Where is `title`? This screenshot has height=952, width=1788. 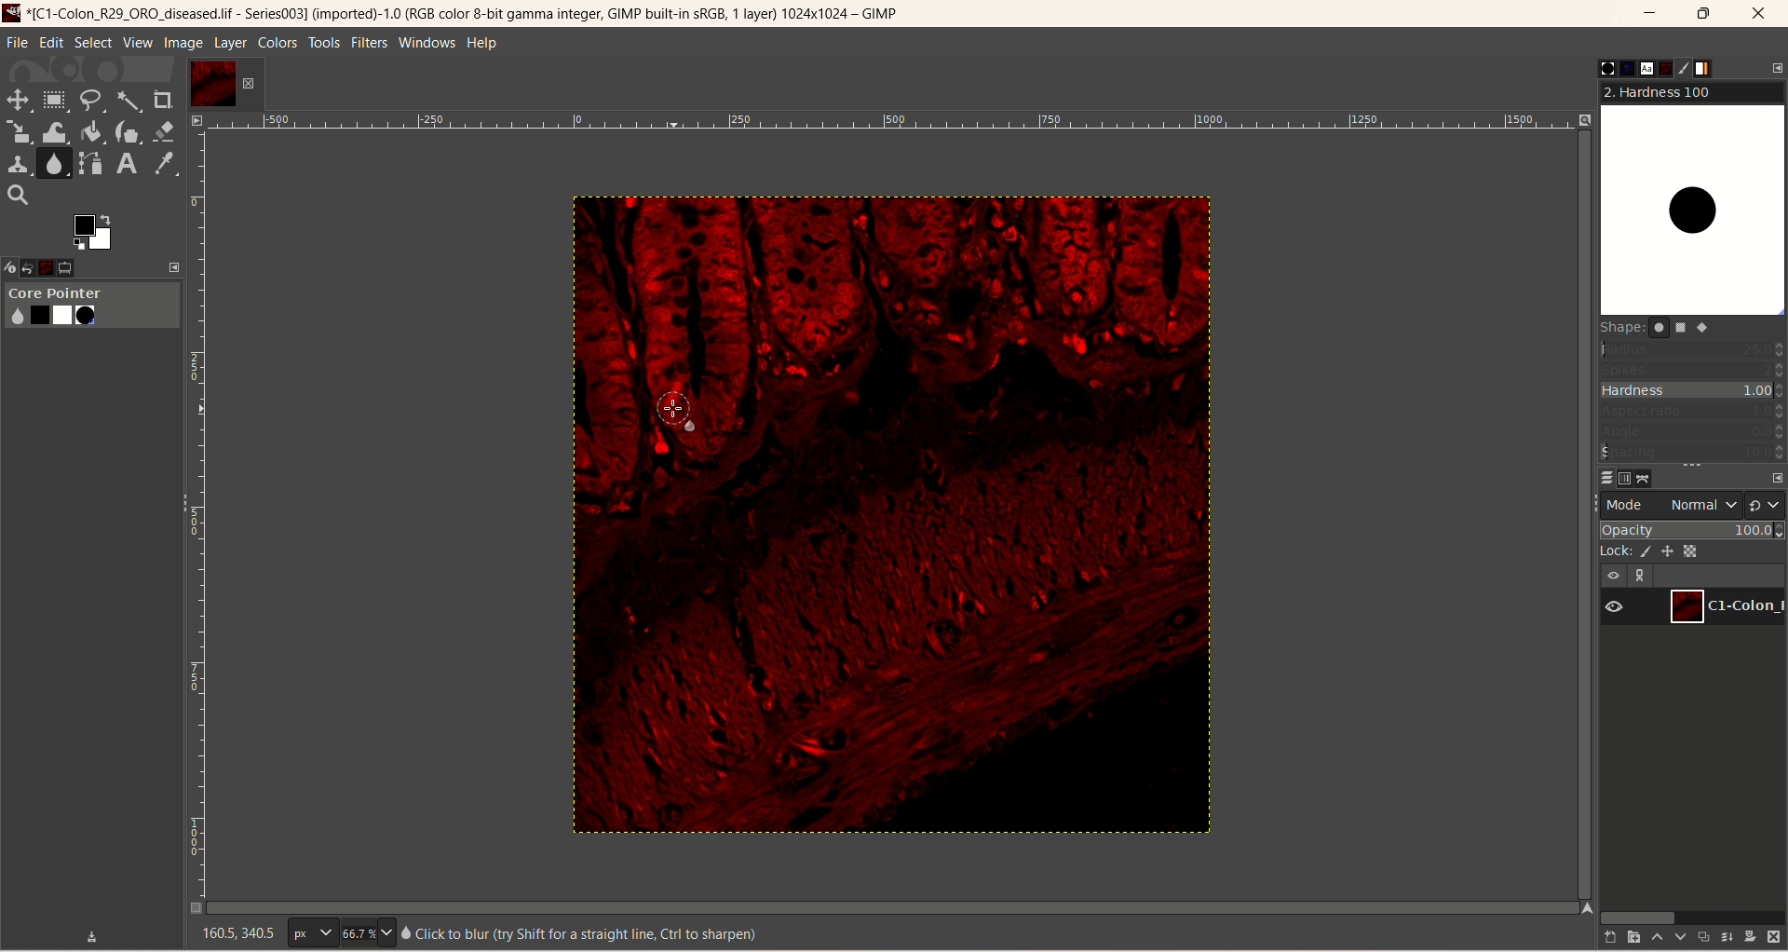
title is located at coordinates (473, 16).